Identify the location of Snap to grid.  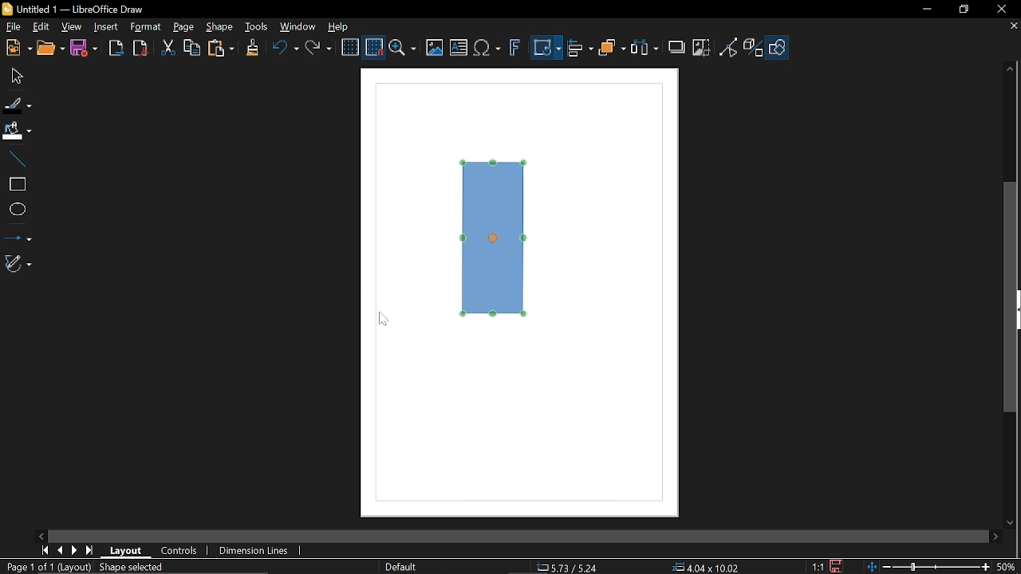
(373, 48).